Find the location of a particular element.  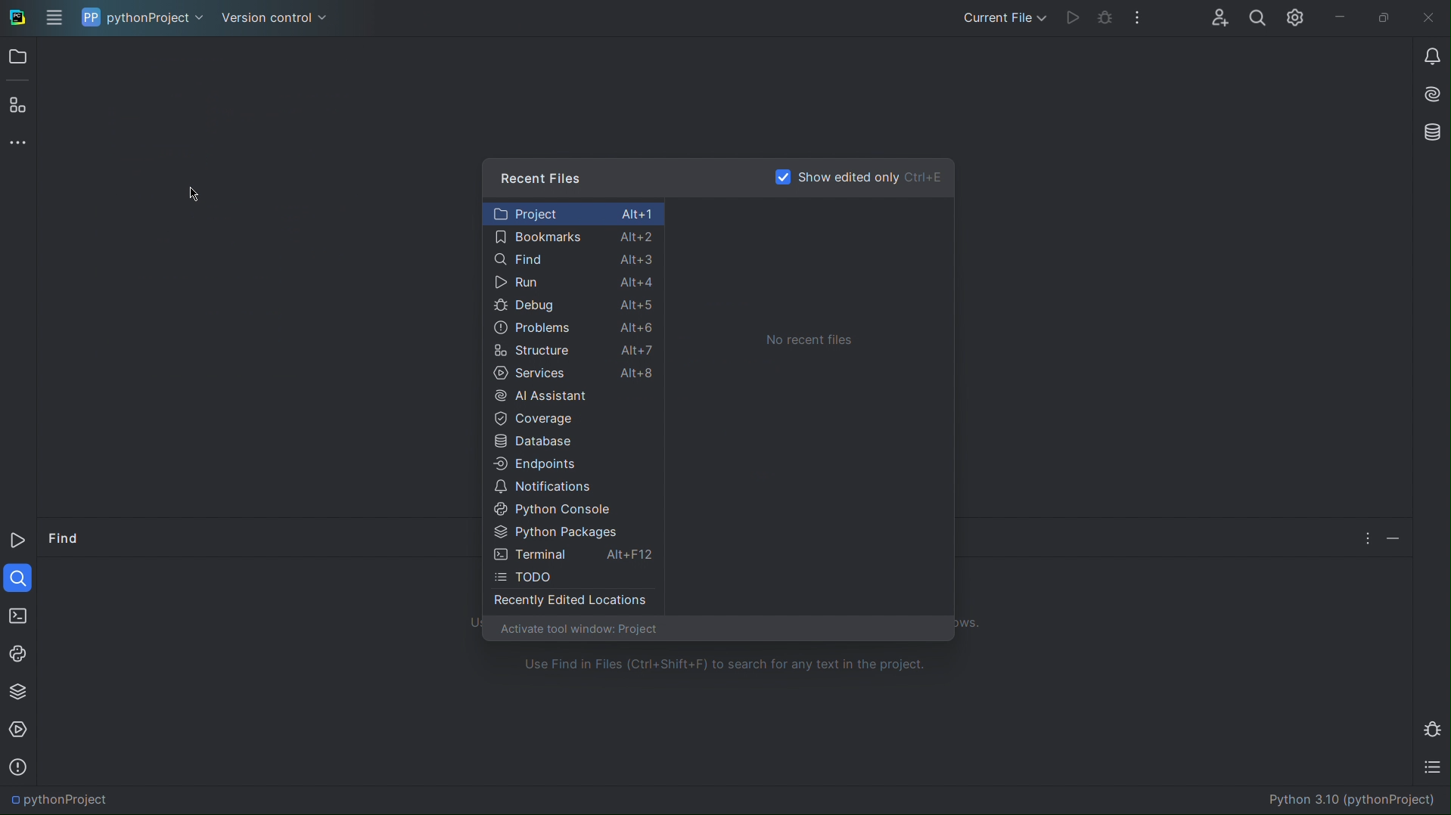

Users Find in Files (Ctrl+Shift+F) to search for any text in the project is located at coordinates (725, 664).